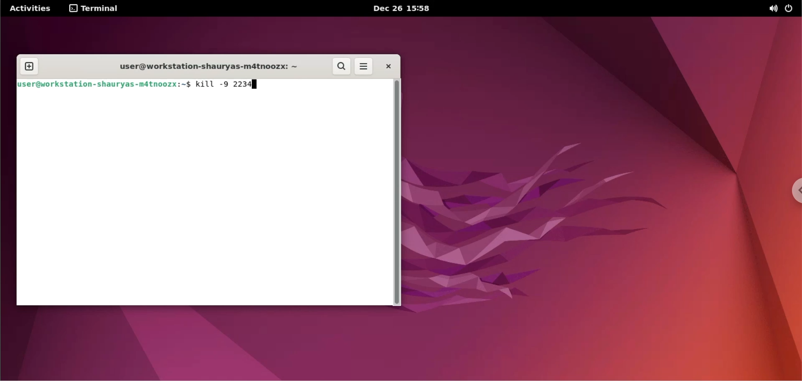 This screenshot has width=802, height=381. What do you see at coordinates (104, 85) in the screenshot?
I see `user@workstation-shauryas-m4tnoozx:~$` at bounding box center [104, 85].